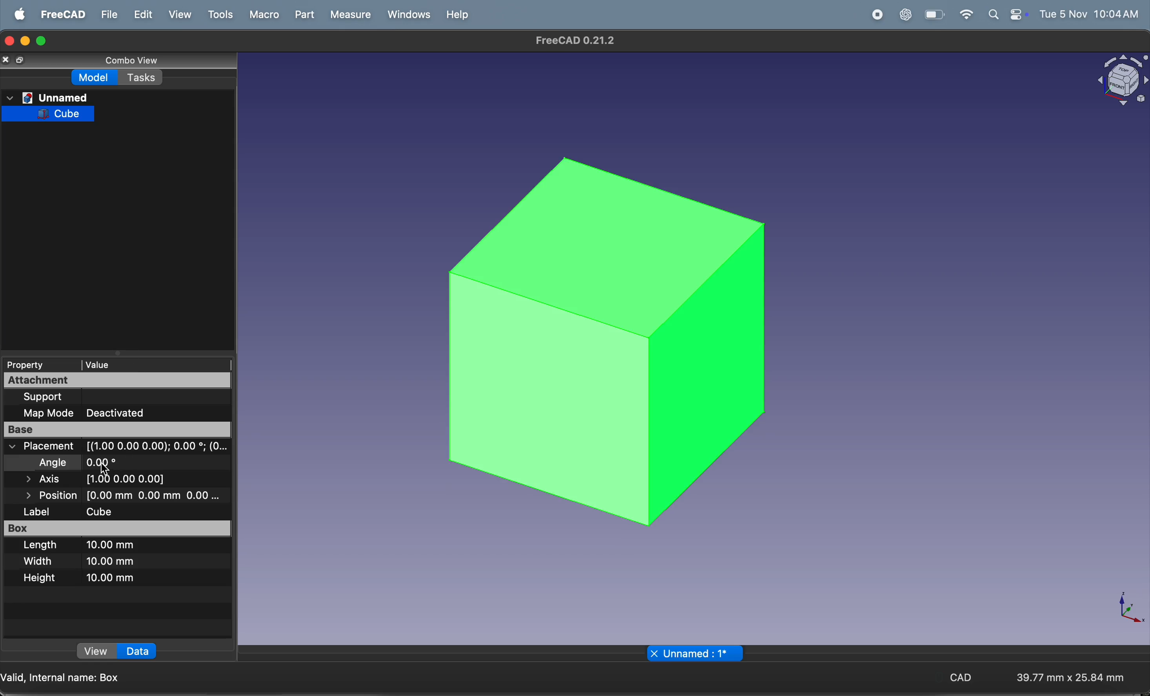  What do you see at coordinates (43, 40) in the screenshot?
I see `maximize` at bounding box center [43, 40].